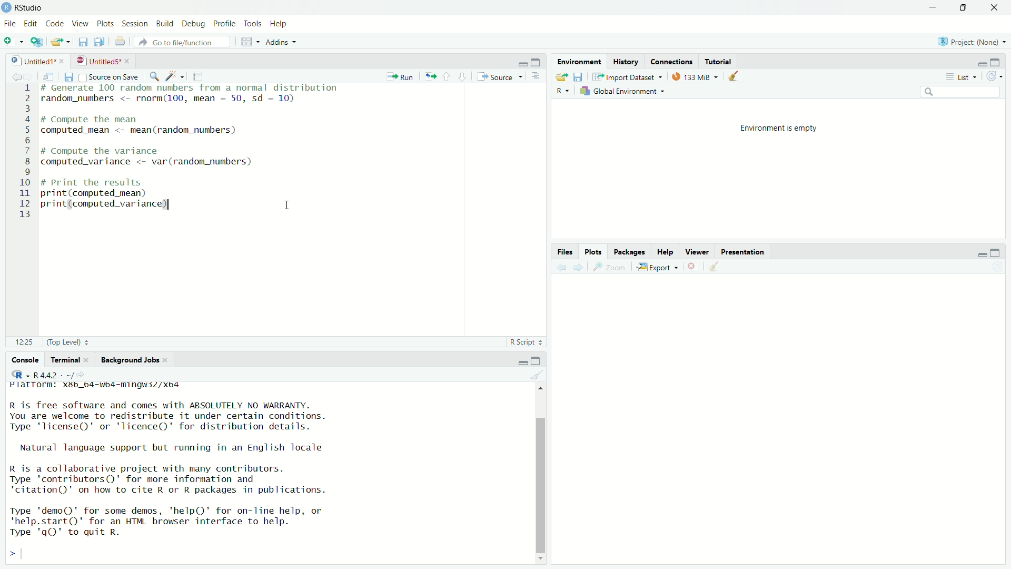 This screenshot has height=569, width=1011. Describe the element at coordinates (249, 42) in the screenshot. I see `workspace panes` at that location.